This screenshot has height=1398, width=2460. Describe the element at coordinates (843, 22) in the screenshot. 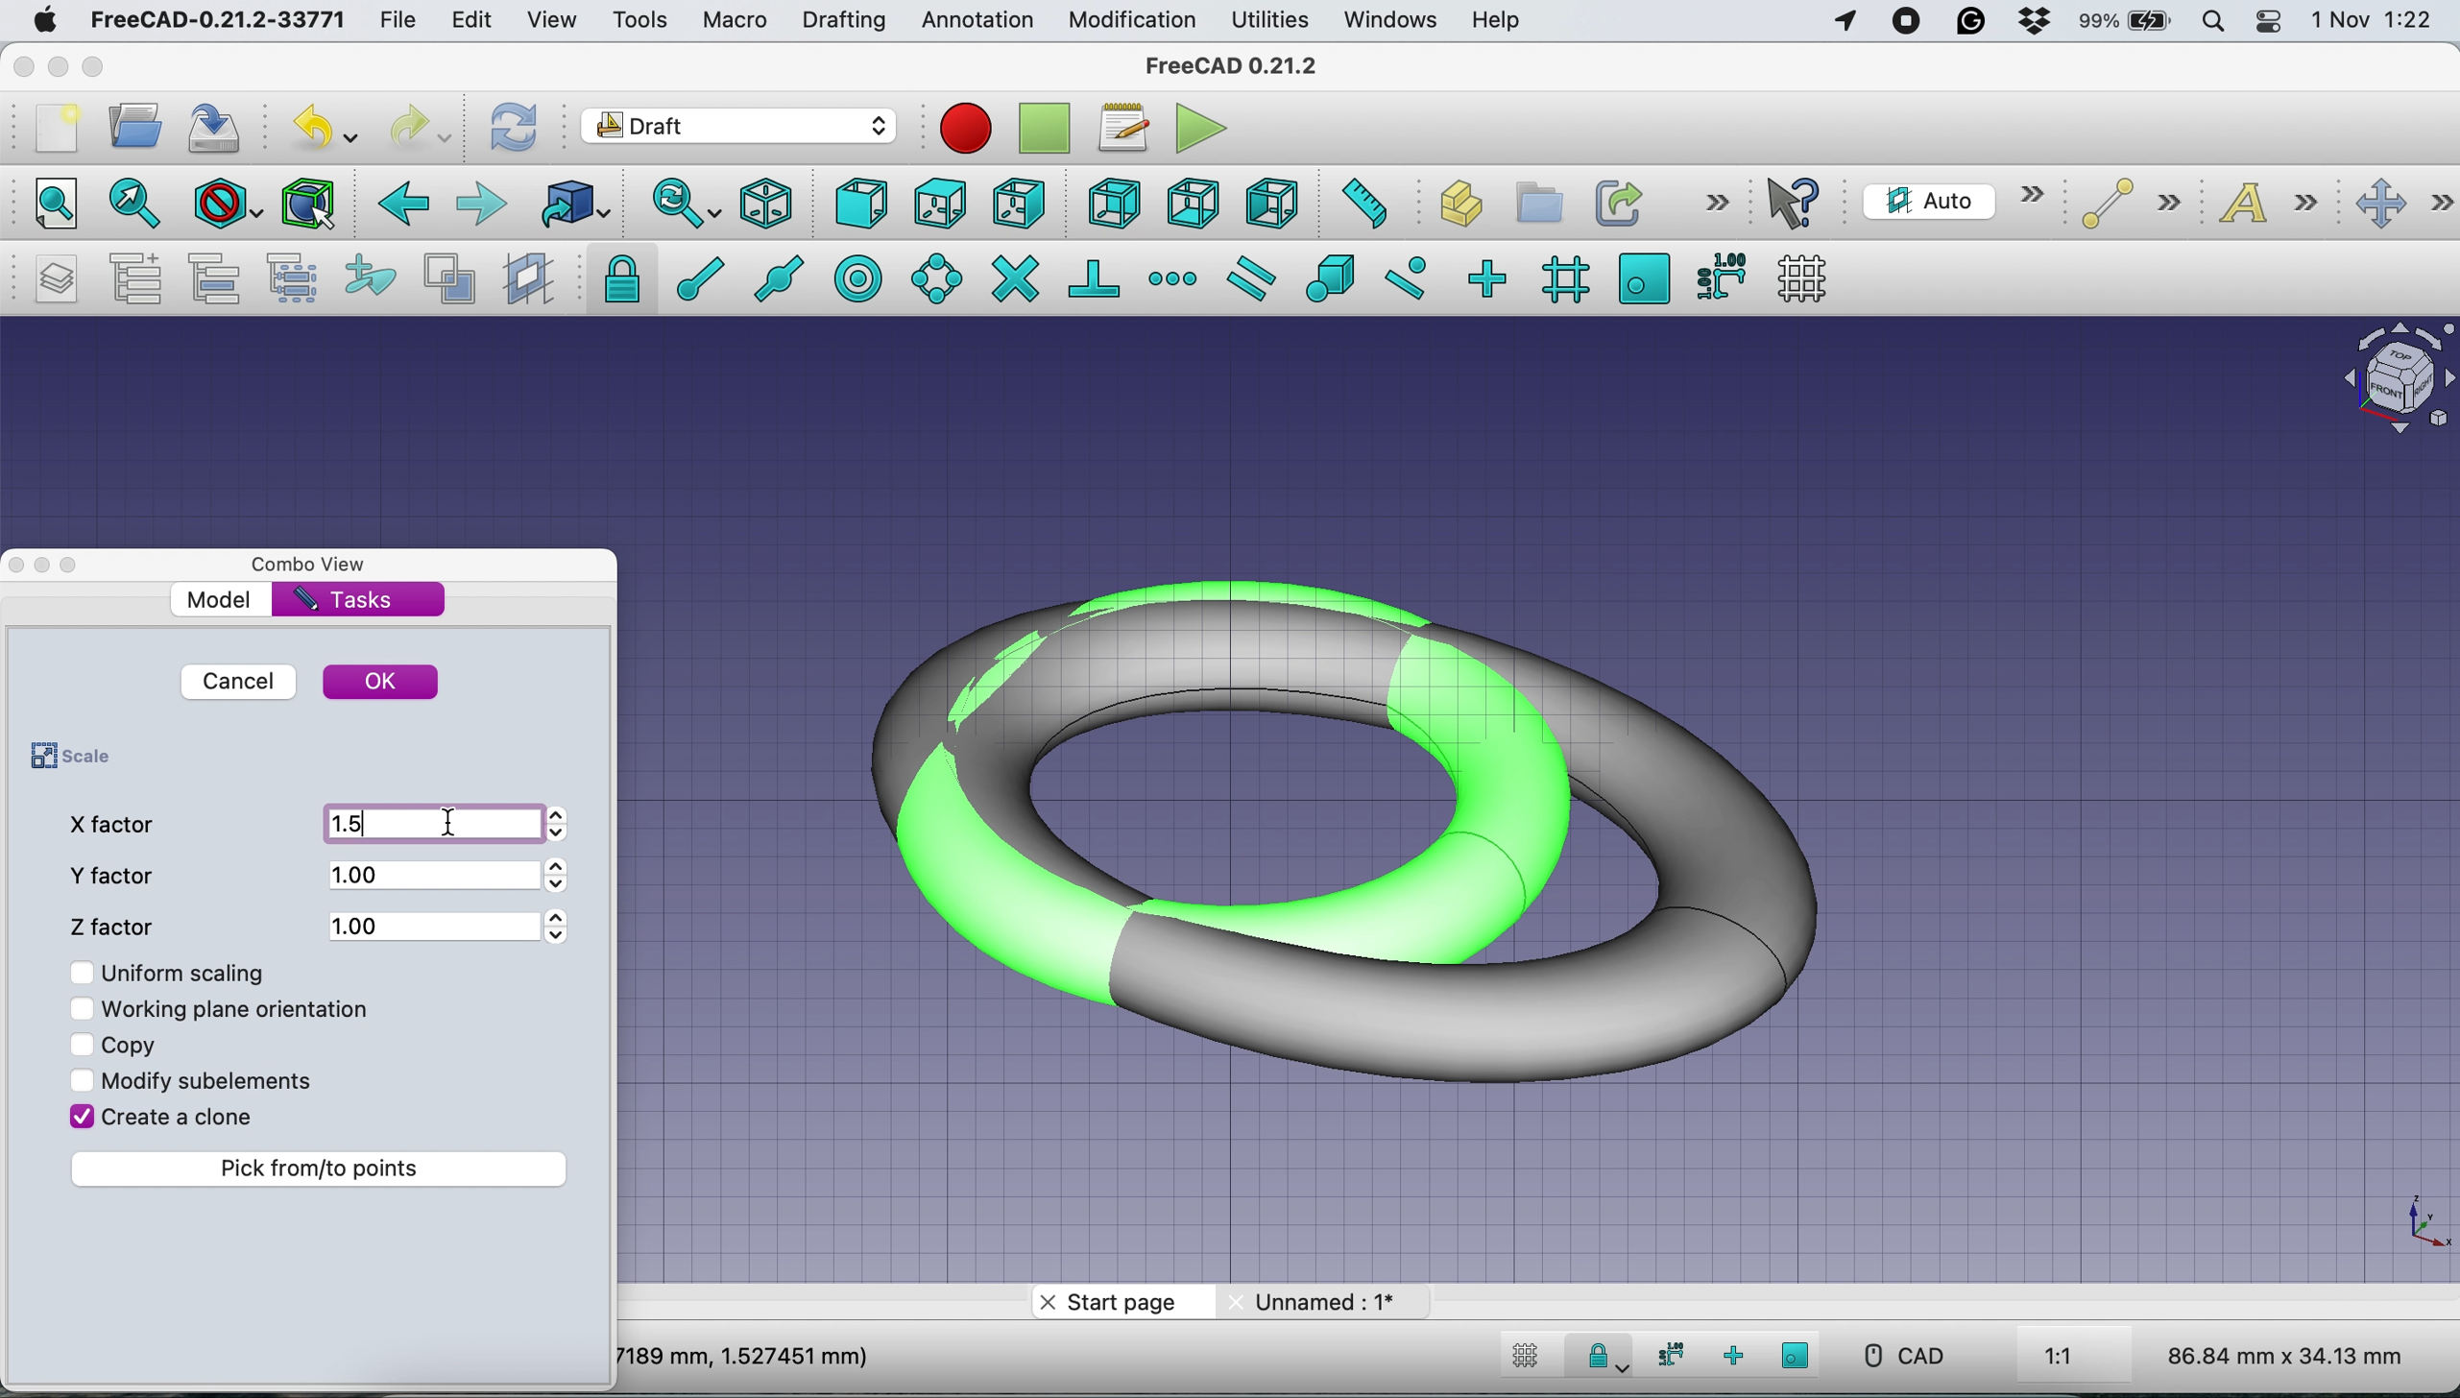

I see `drafting` at that location.